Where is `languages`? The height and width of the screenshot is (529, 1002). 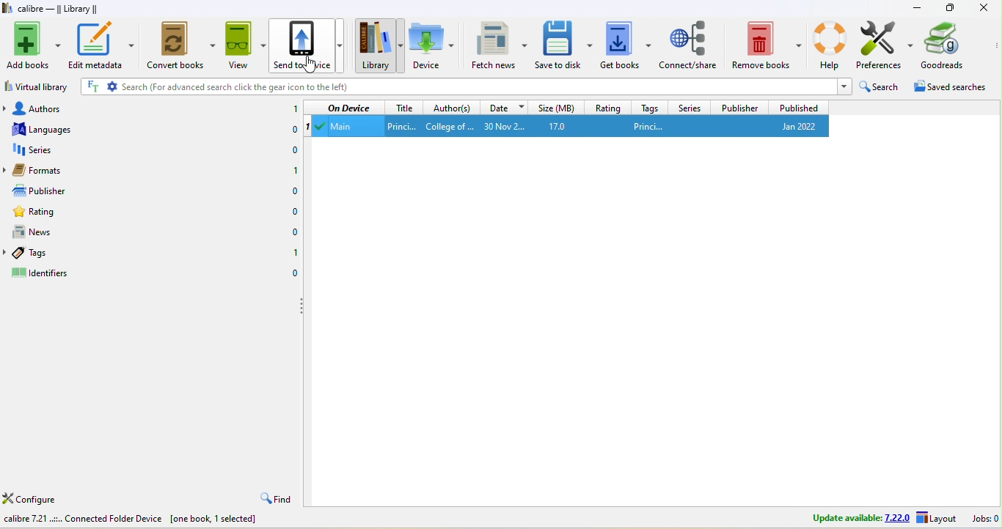
languages is located at coordinates (130, 128).